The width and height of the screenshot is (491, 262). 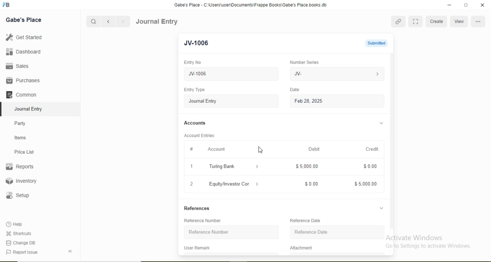 What do you see at coordinates (483, 5) in the screenshot?
I see `close` at bounding box center [483, 5].